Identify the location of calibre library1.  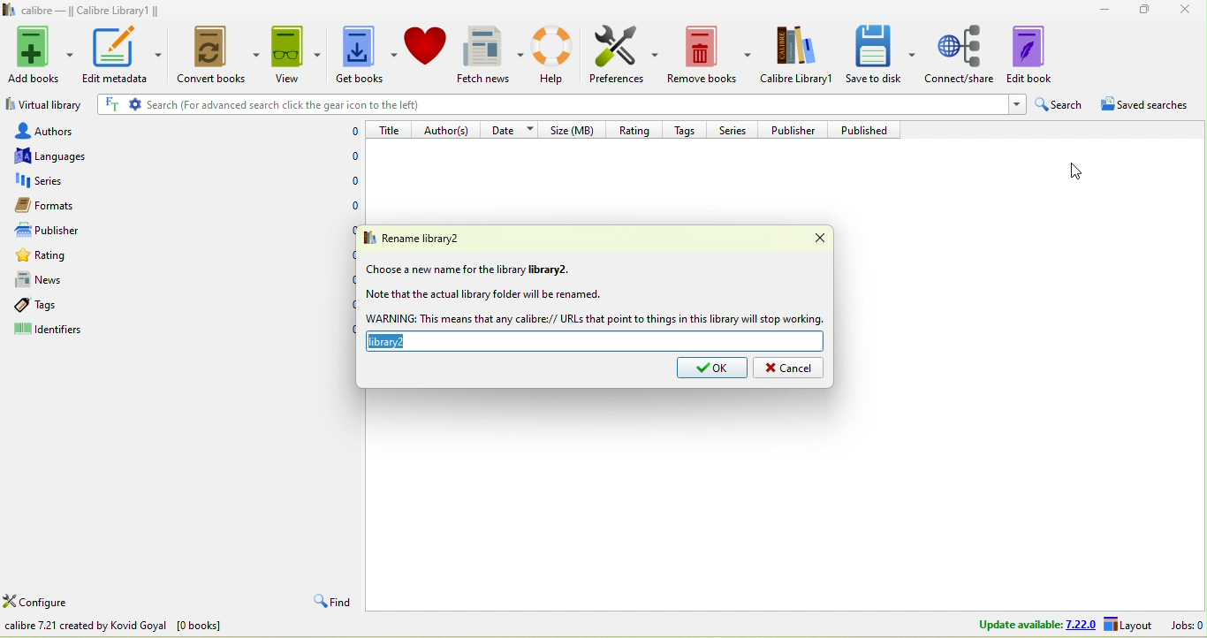
(799, 55).